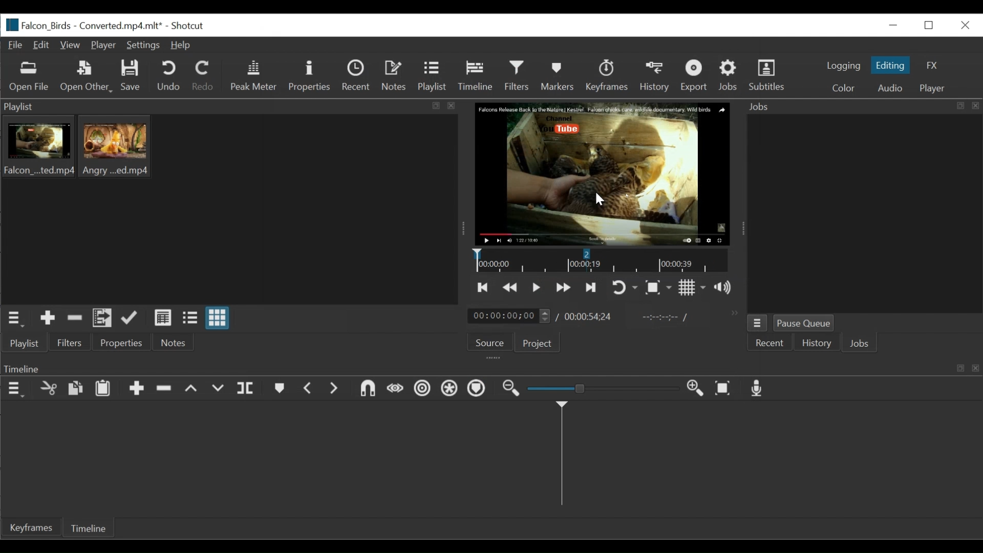 The image size is (983, 553). Describe the element at coordinates (48, 389) in the screenshot. I see `Cut` at that location.